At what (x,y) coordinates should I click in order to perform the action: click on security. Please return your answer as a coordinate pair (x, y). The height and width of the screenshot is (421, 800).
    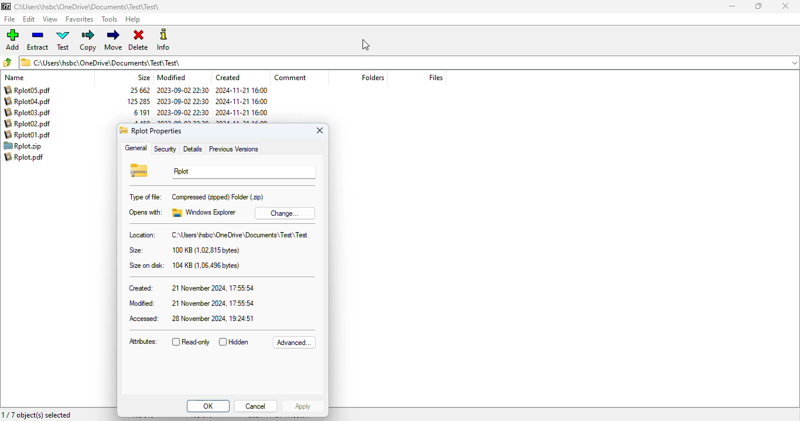
    Looking at the image, I should click on (165, 149).